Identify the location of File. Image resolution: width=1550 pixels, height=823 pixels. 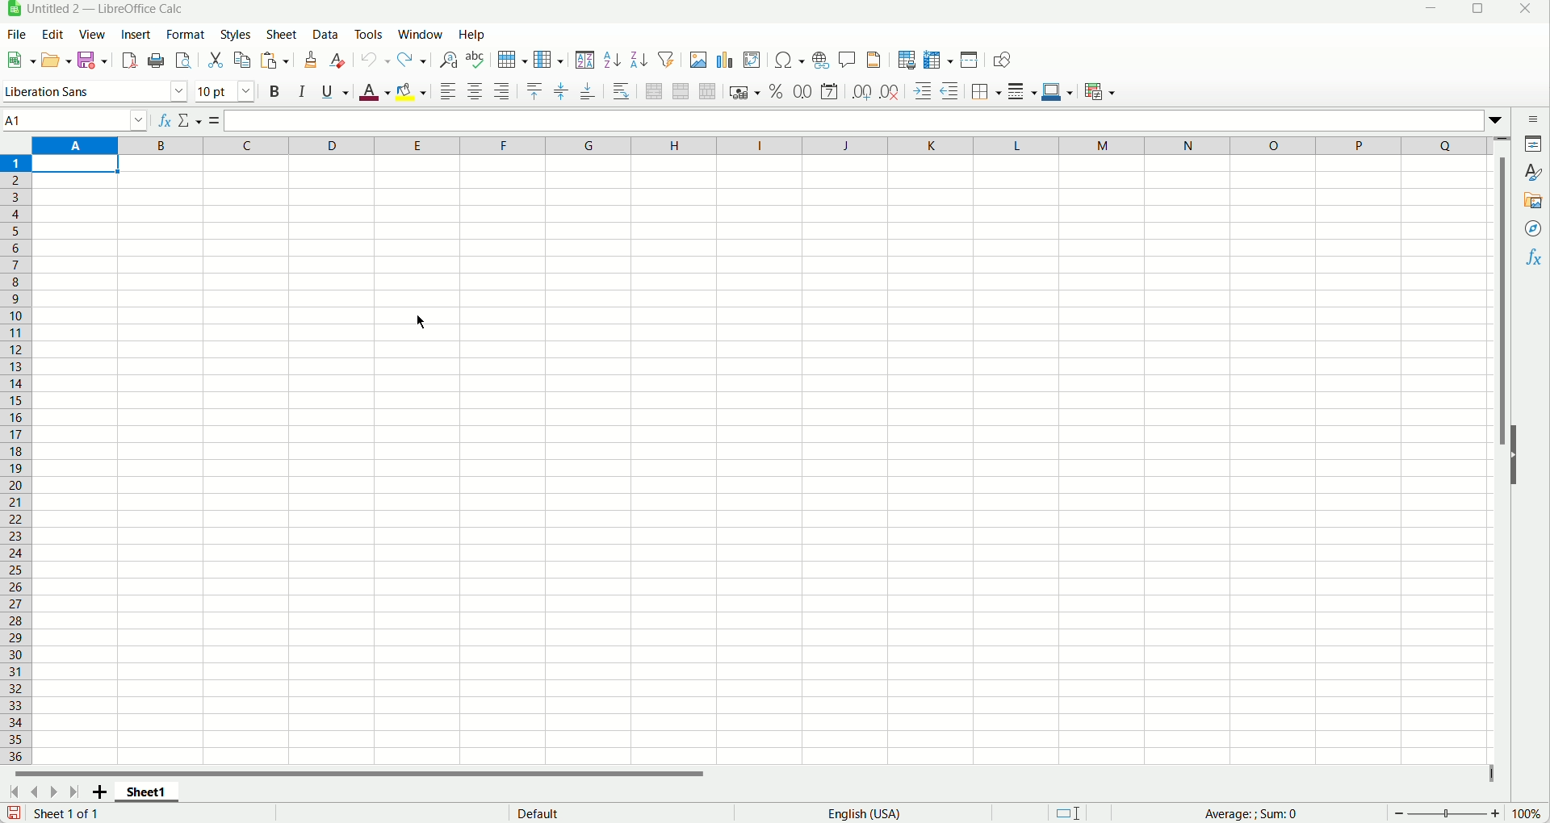
(18, 33).